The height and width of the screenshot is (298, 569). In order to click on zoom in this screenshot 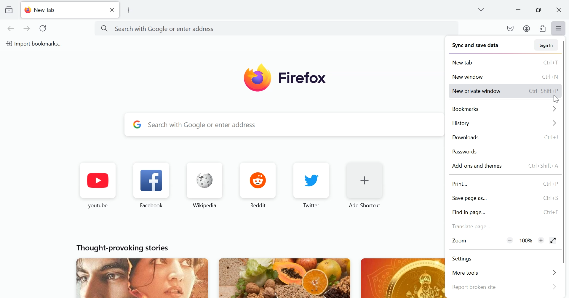, I will do `click(463, 241)`.